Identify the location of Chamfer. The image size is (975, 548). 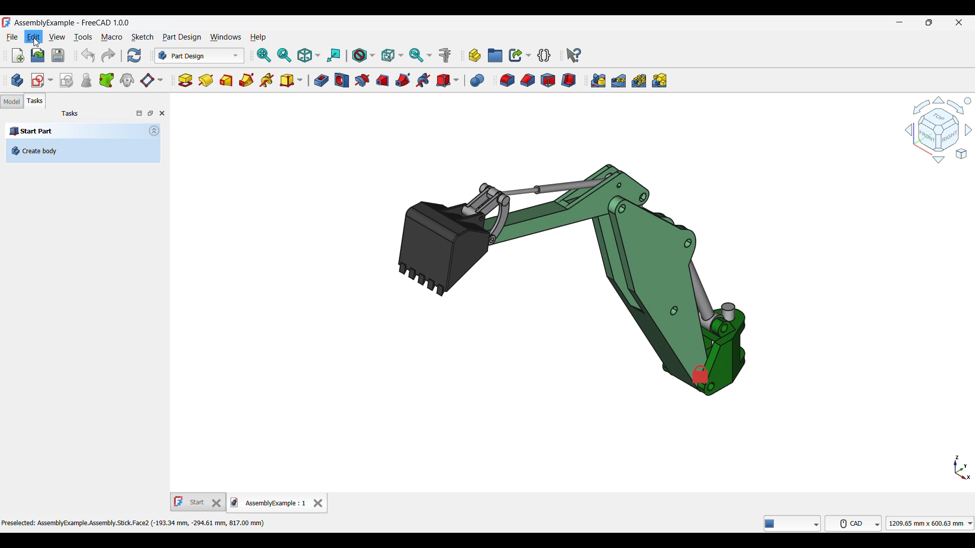
(528, 80).